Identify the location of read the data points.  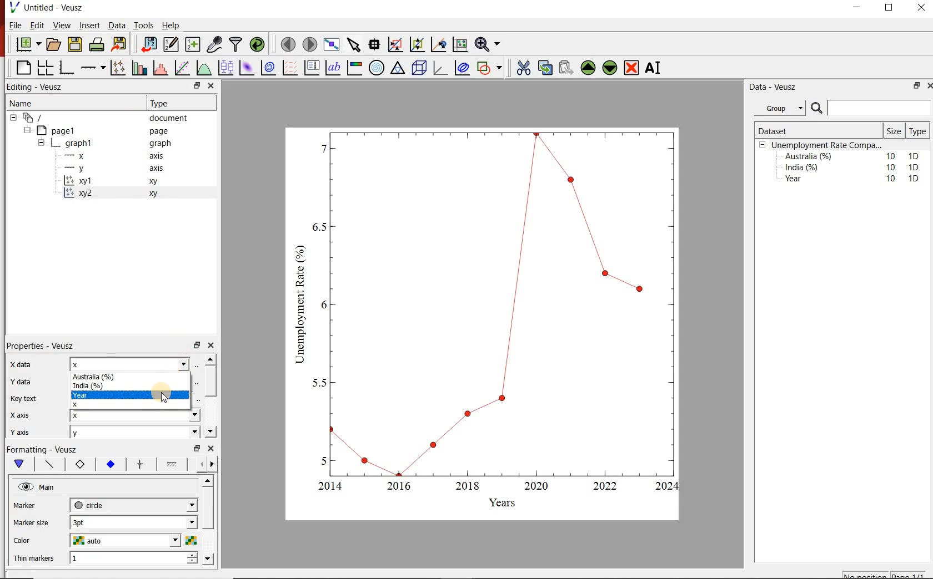
(375, 44).